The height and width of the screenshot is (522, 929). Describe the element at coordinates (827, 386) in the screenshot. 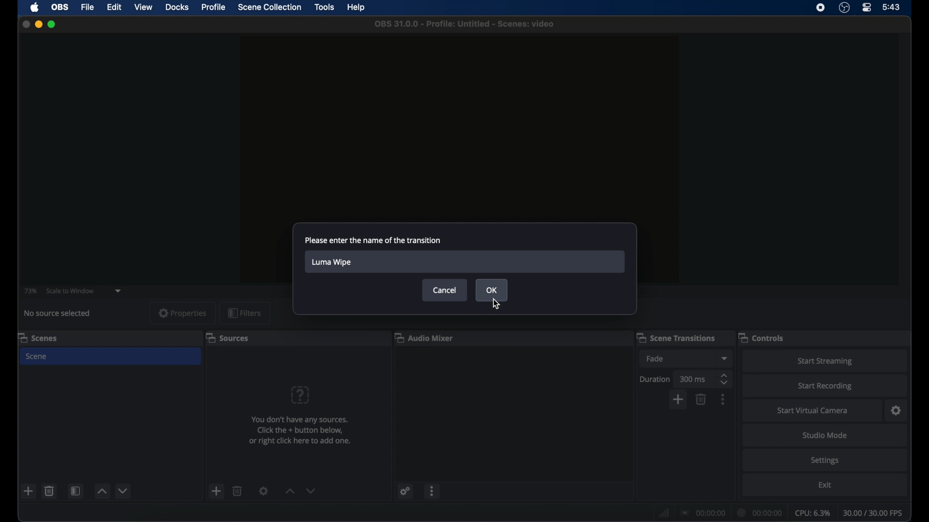

I see `start recording` at that location.